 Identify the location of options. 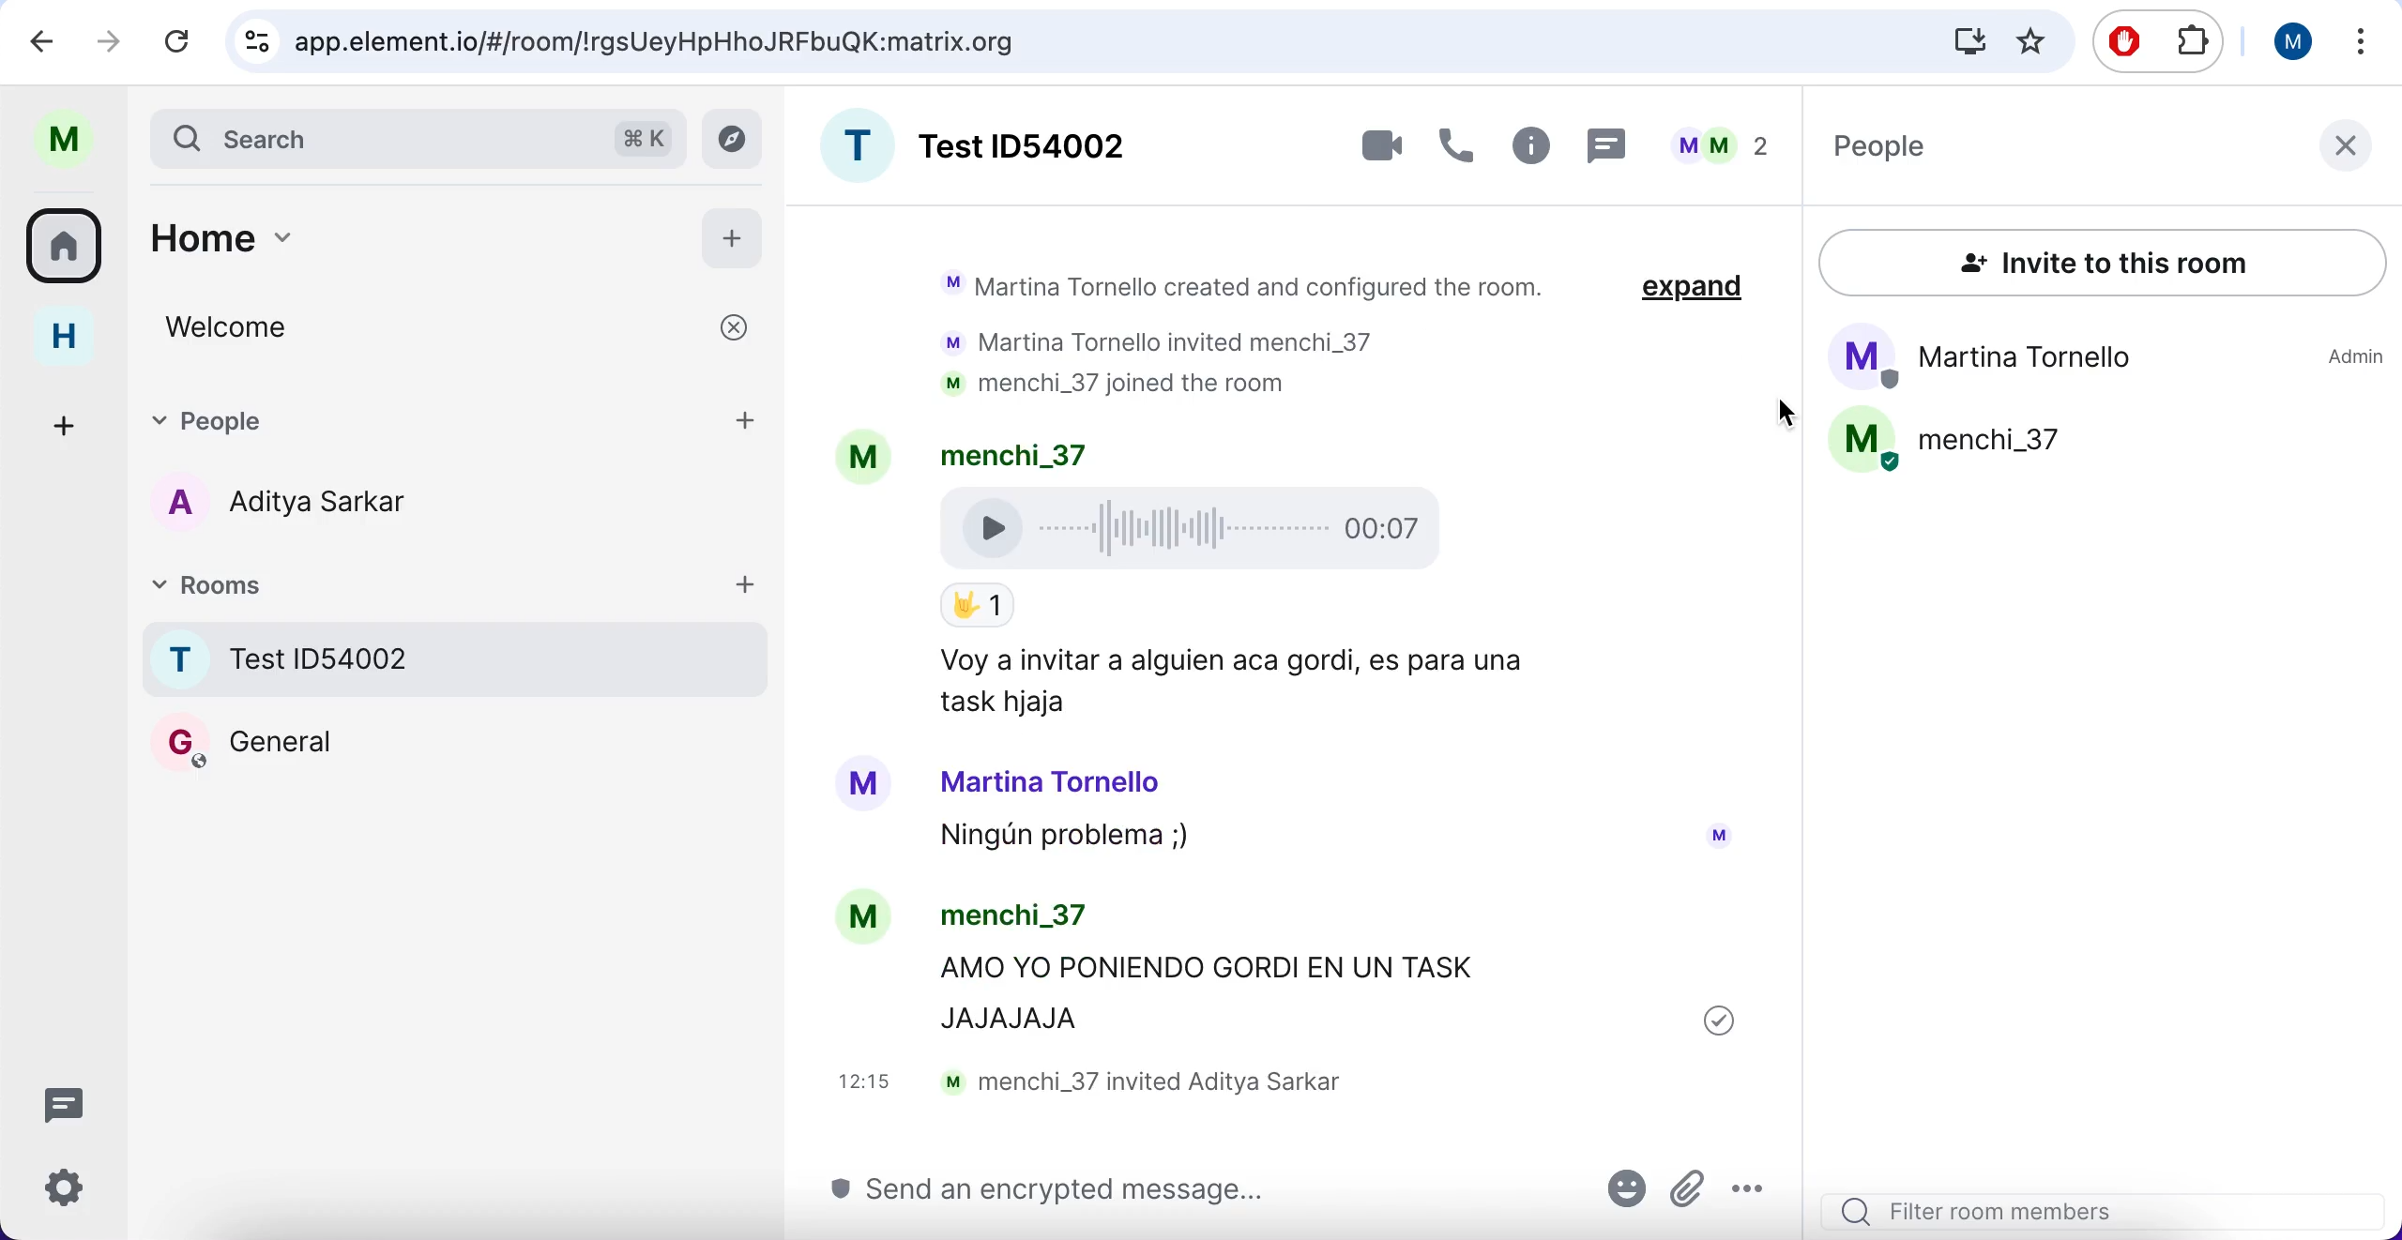
(1759, 1187).